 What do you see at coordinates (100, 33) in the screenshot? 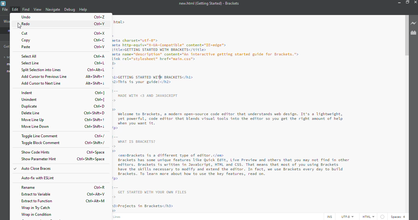
I see `ctrl+x` at bounding box center [100, 33].